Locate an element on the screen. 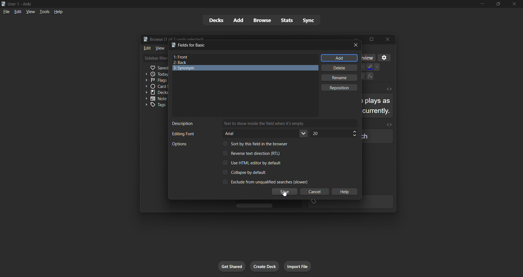  edit is located at coordinates (17, 11).